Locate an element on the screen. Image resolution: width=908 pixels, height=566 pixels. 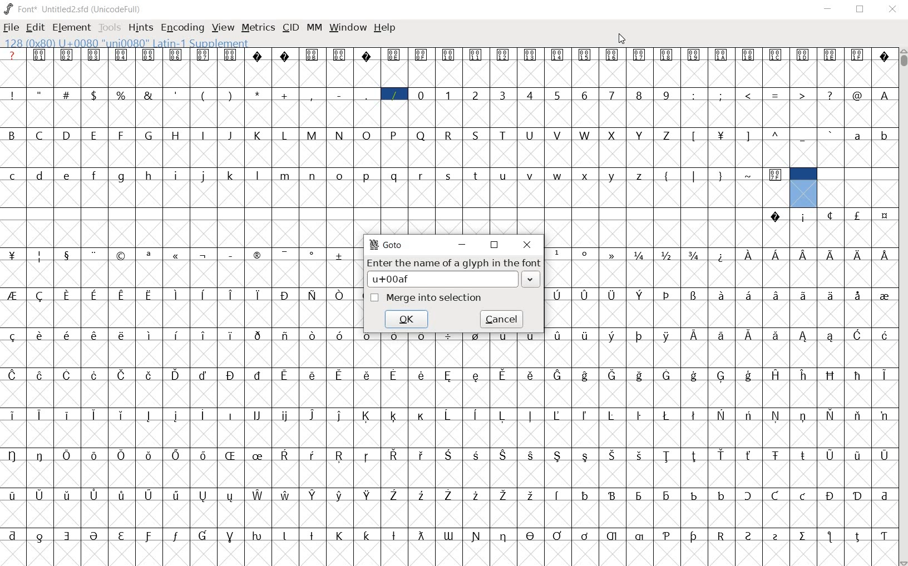
mm is located at coordinates (314, 28).